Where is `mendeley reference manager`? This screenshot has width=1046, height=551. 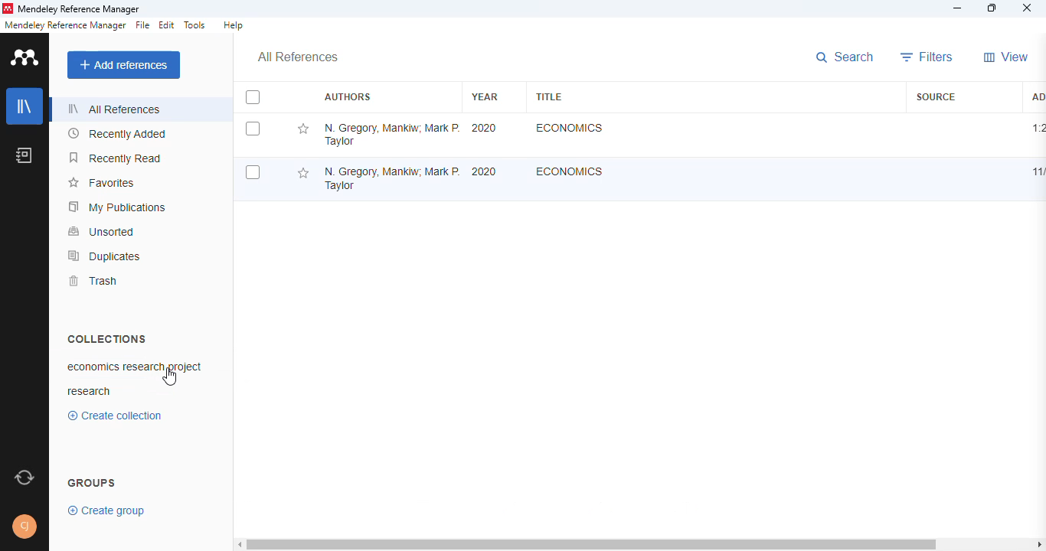 mendeley reference manager is located at coordinates (79, 10).